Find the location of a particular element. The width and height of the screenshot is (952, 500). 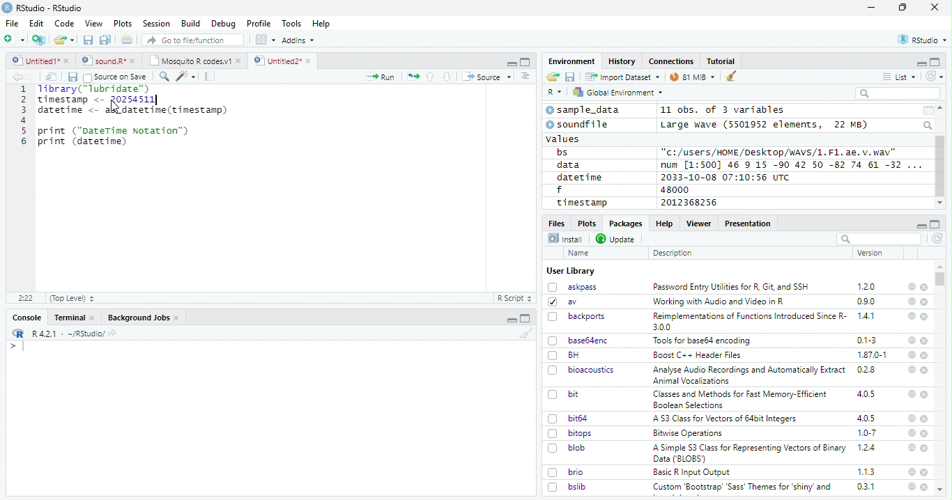

View is located at coordinates (94, 24).